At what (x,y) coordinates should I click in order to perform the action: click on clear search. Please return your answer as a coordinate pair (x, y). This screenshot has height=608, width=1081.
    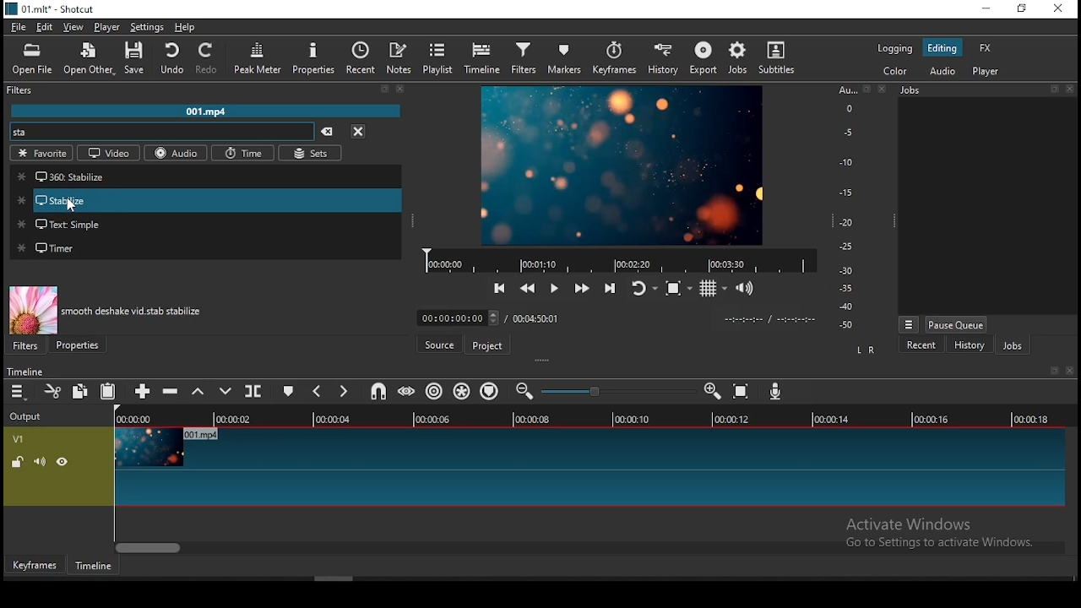
    Looking at the image, I should click on (328, 130).